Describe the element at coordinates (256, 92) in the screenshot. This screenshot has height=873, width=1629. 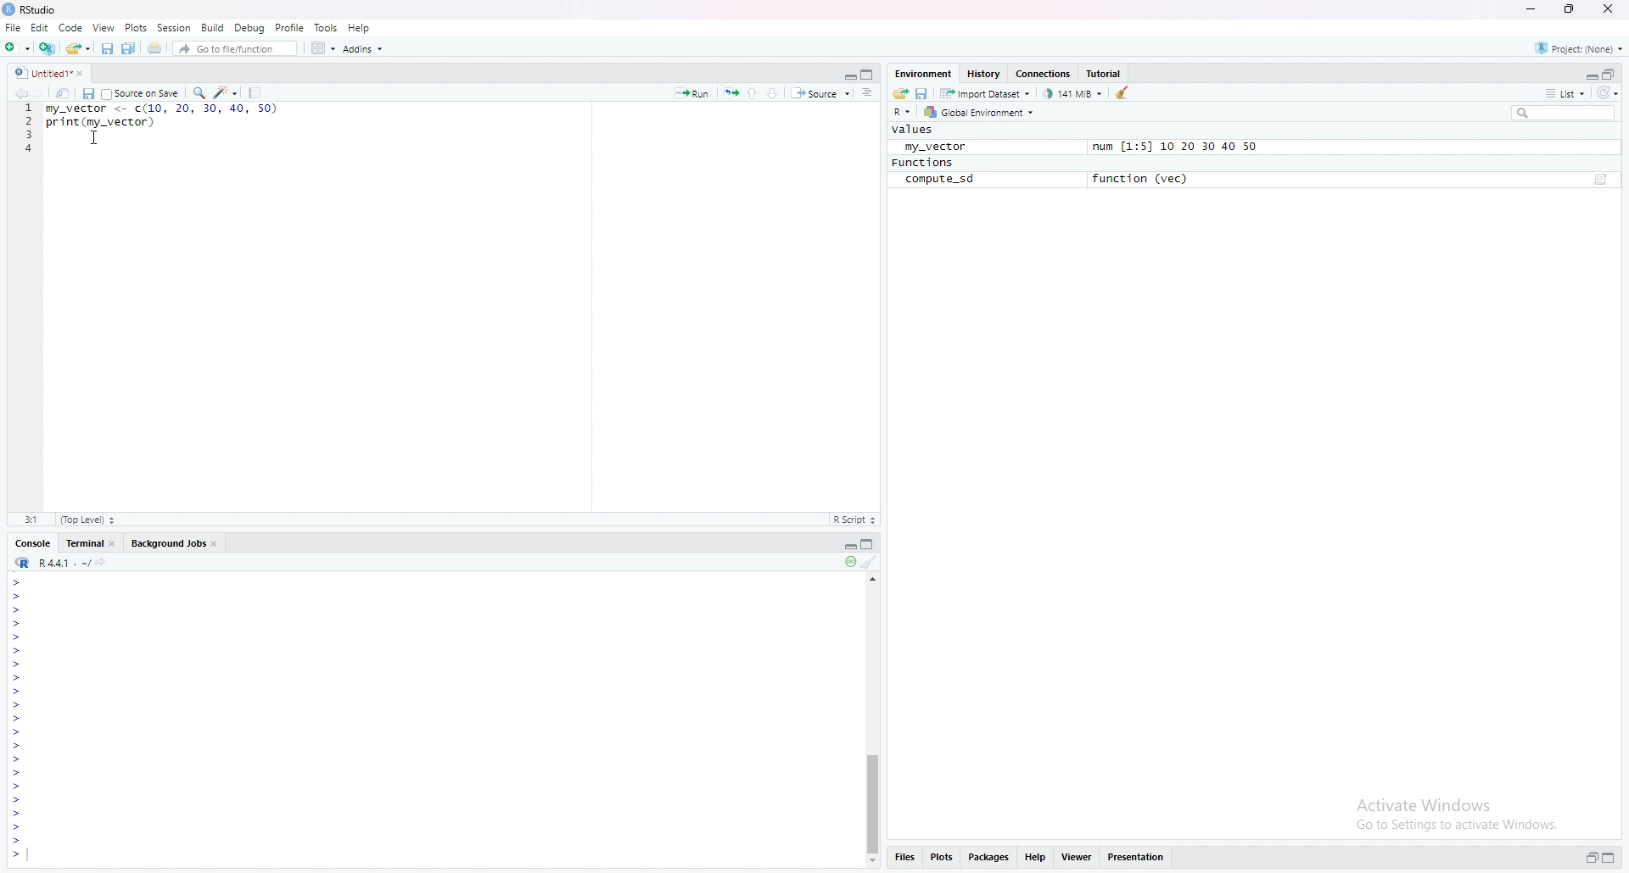
I see `Compile report (Ctrl + Shift + K)` at that location.